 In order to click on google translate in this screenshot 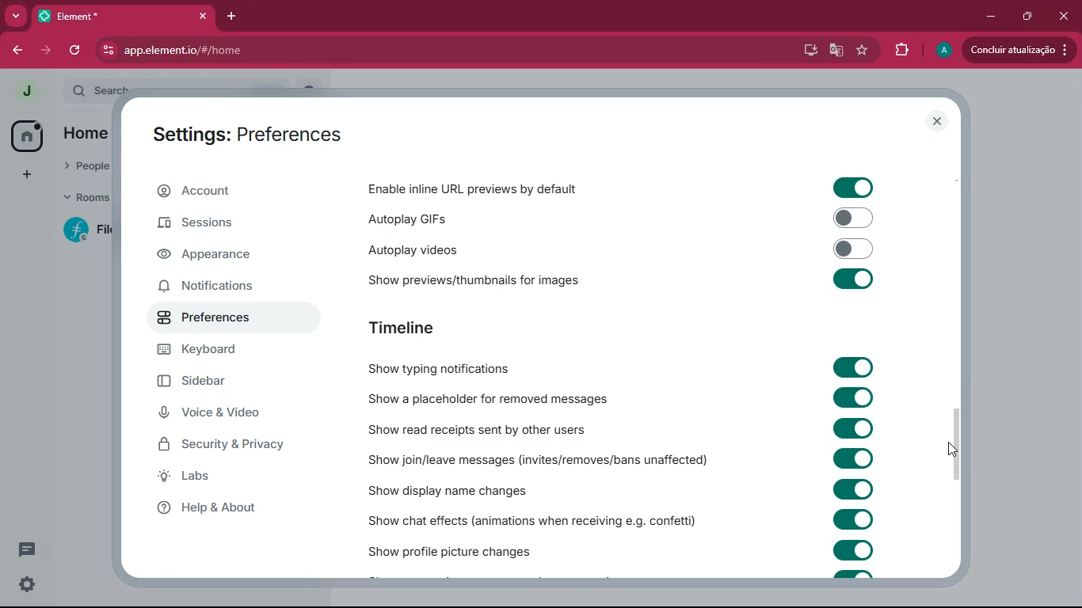, I will do `click(835, 52)`.